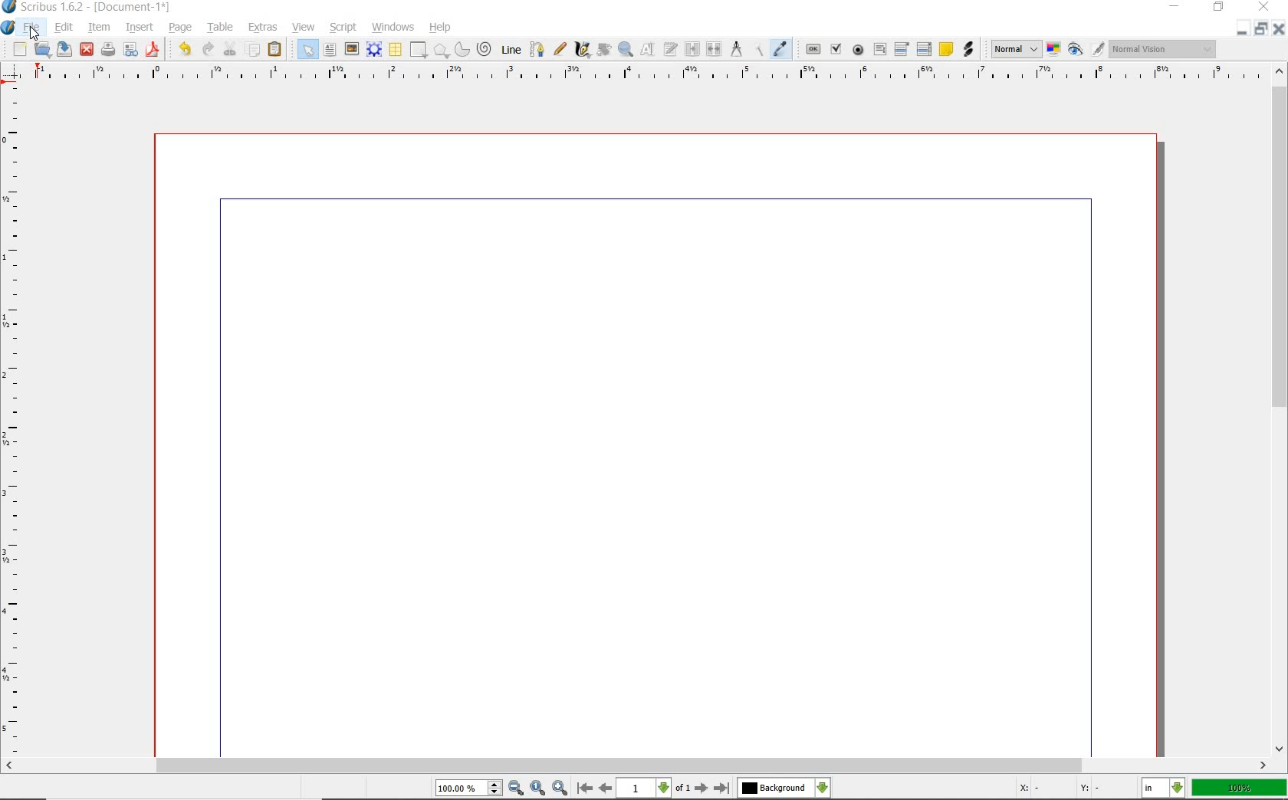  I want to click on view, so click(304, 28).